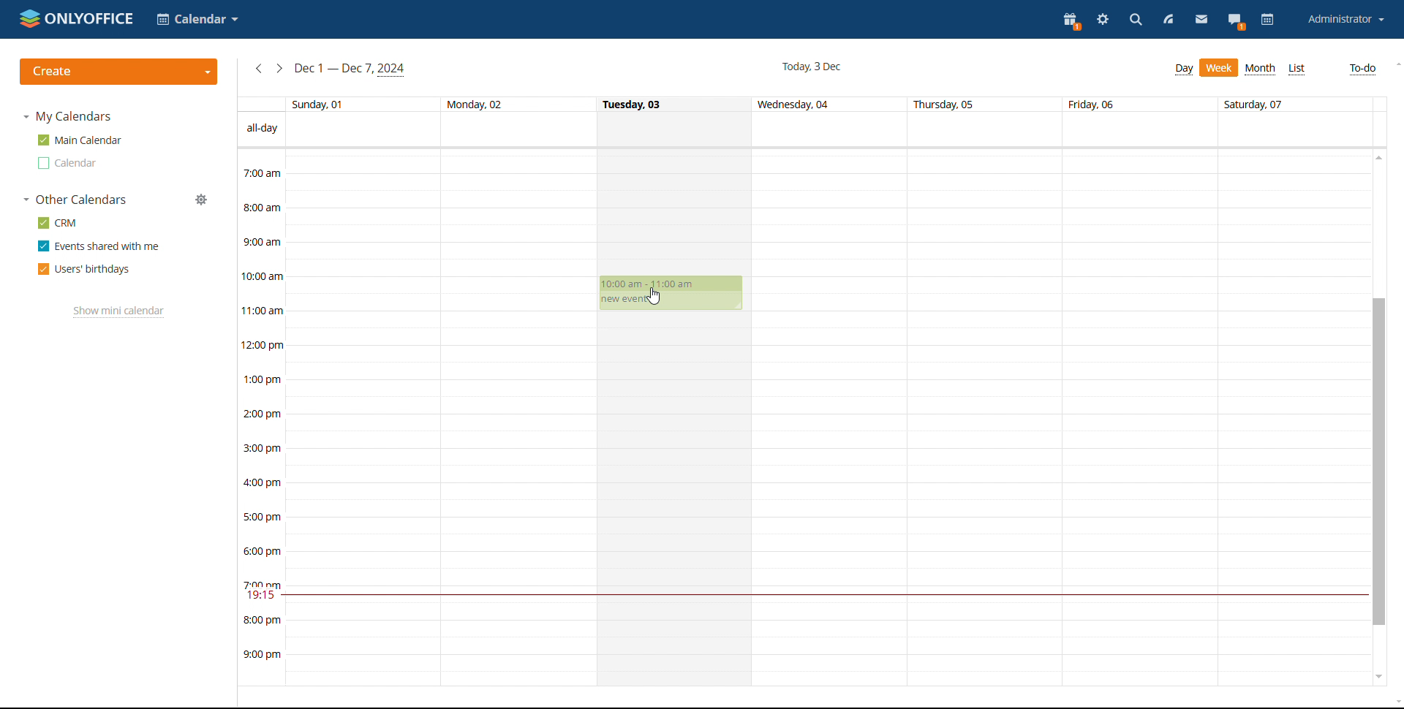  I want to click on 3:00 pm, so click(265, 448).